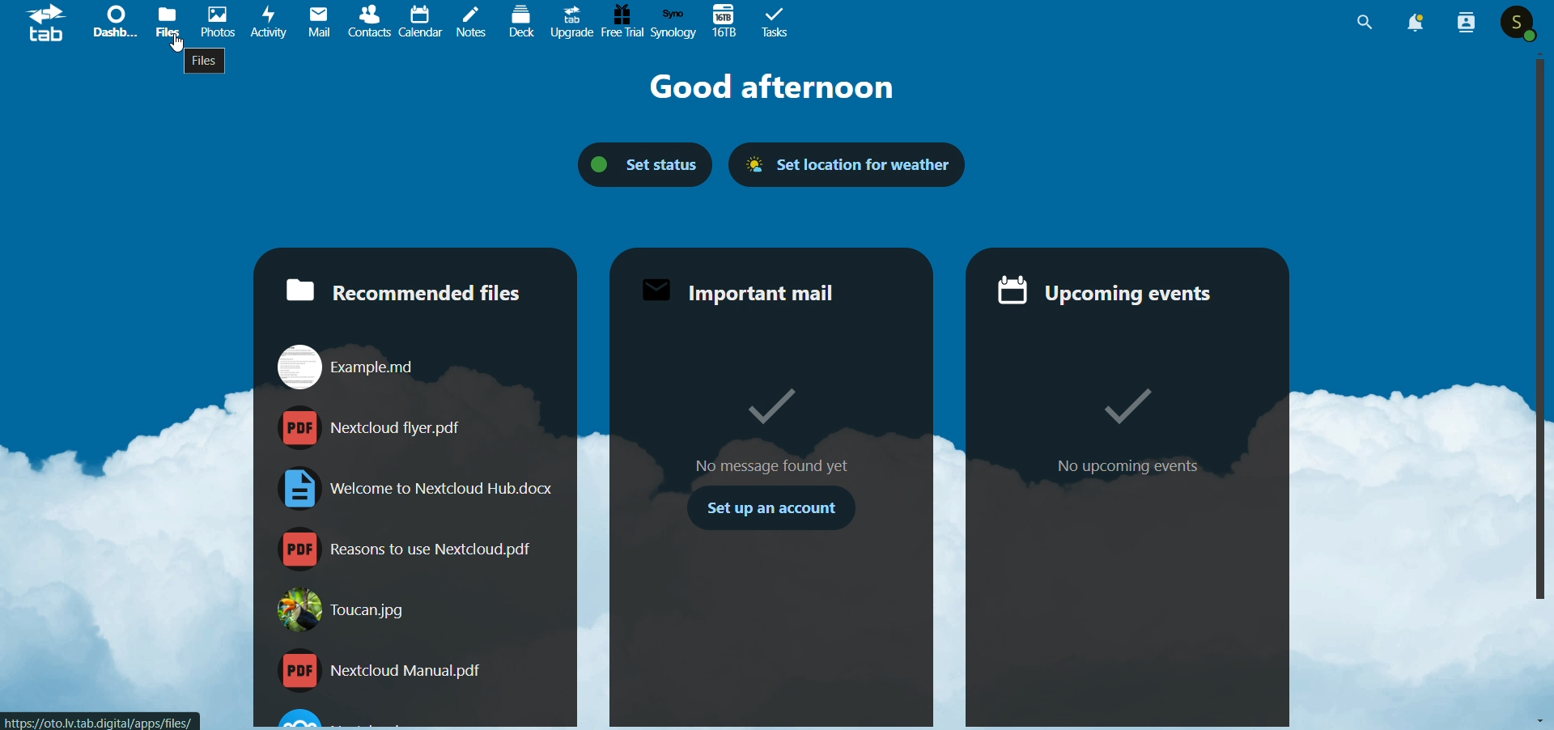 This screenshot has height=730, width=1554. Describe the element at coordinates (217, 23) in the screenshot. I see `photos` at that location.